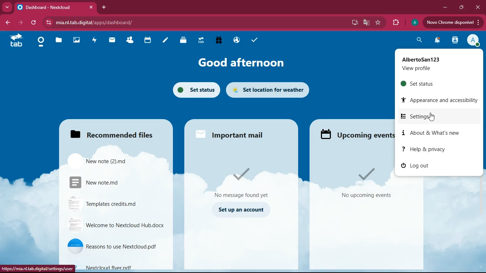  Describe the element at coordinates (433, 84) in the screenshot. I see `set status` at that location.